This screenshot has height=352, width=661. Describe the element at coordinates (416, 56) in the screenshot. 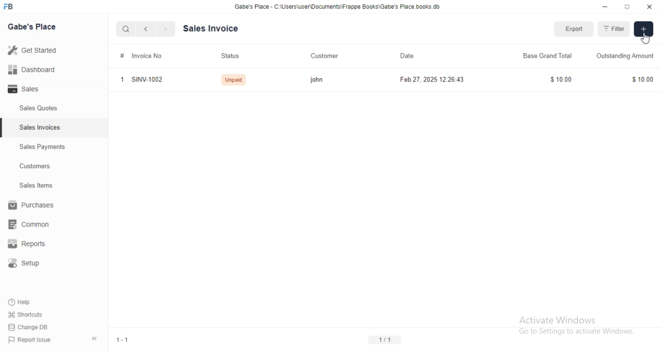

I see `Date` at that location.